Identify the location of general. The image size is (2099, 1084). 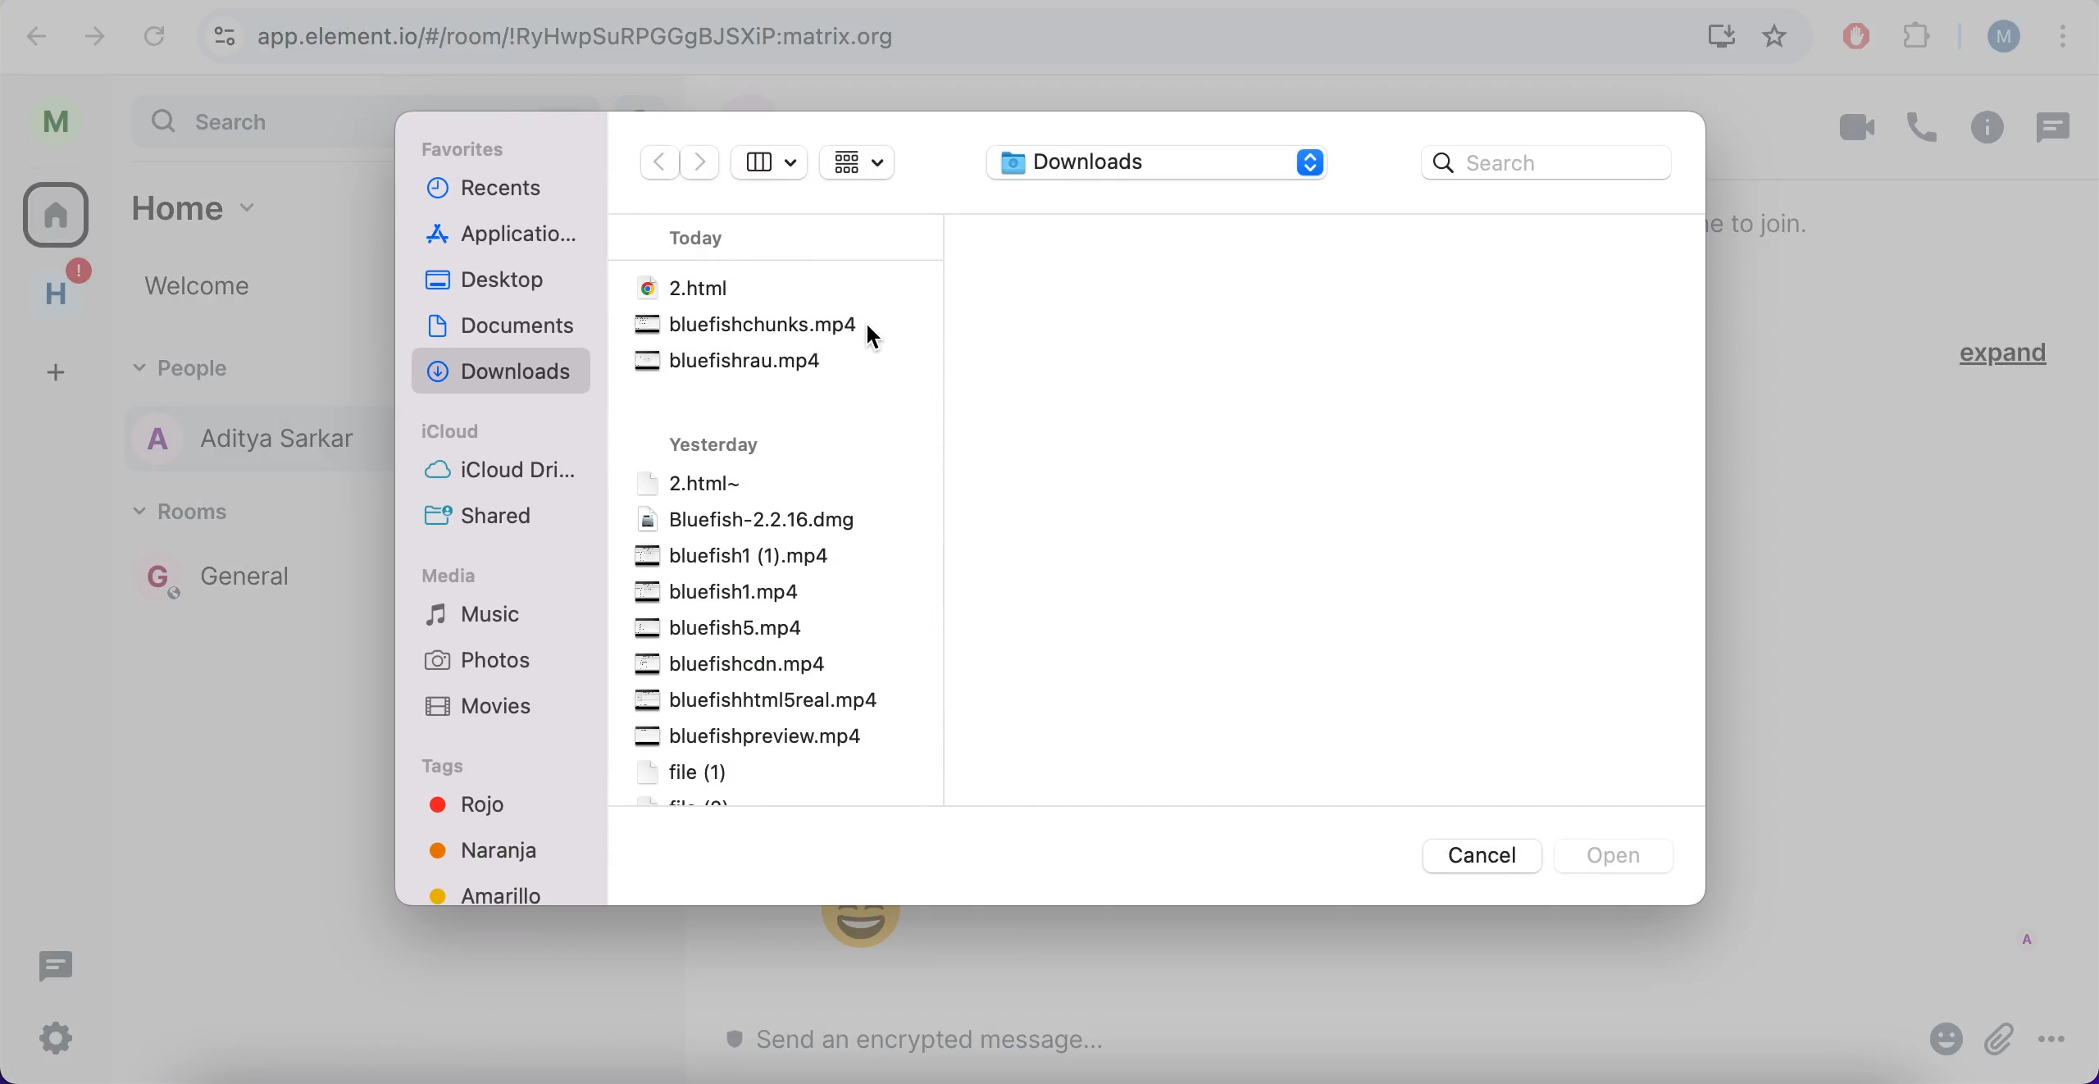
(252, 583).